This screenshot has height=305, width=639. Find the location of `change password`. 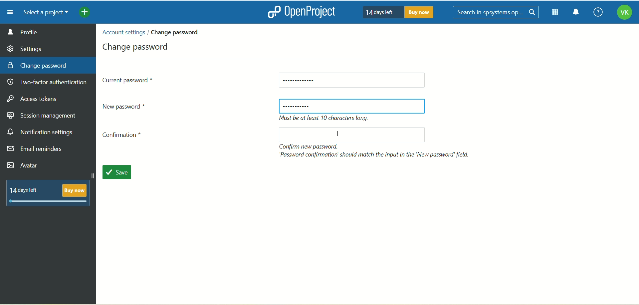

change password is located at coordinates (137, 46).